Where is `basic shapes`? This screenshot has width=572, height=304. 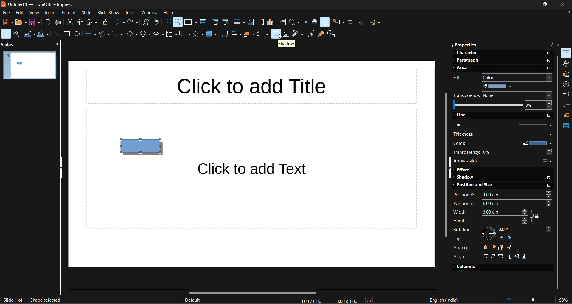 basic shapes is located at coordinates (131, 34).